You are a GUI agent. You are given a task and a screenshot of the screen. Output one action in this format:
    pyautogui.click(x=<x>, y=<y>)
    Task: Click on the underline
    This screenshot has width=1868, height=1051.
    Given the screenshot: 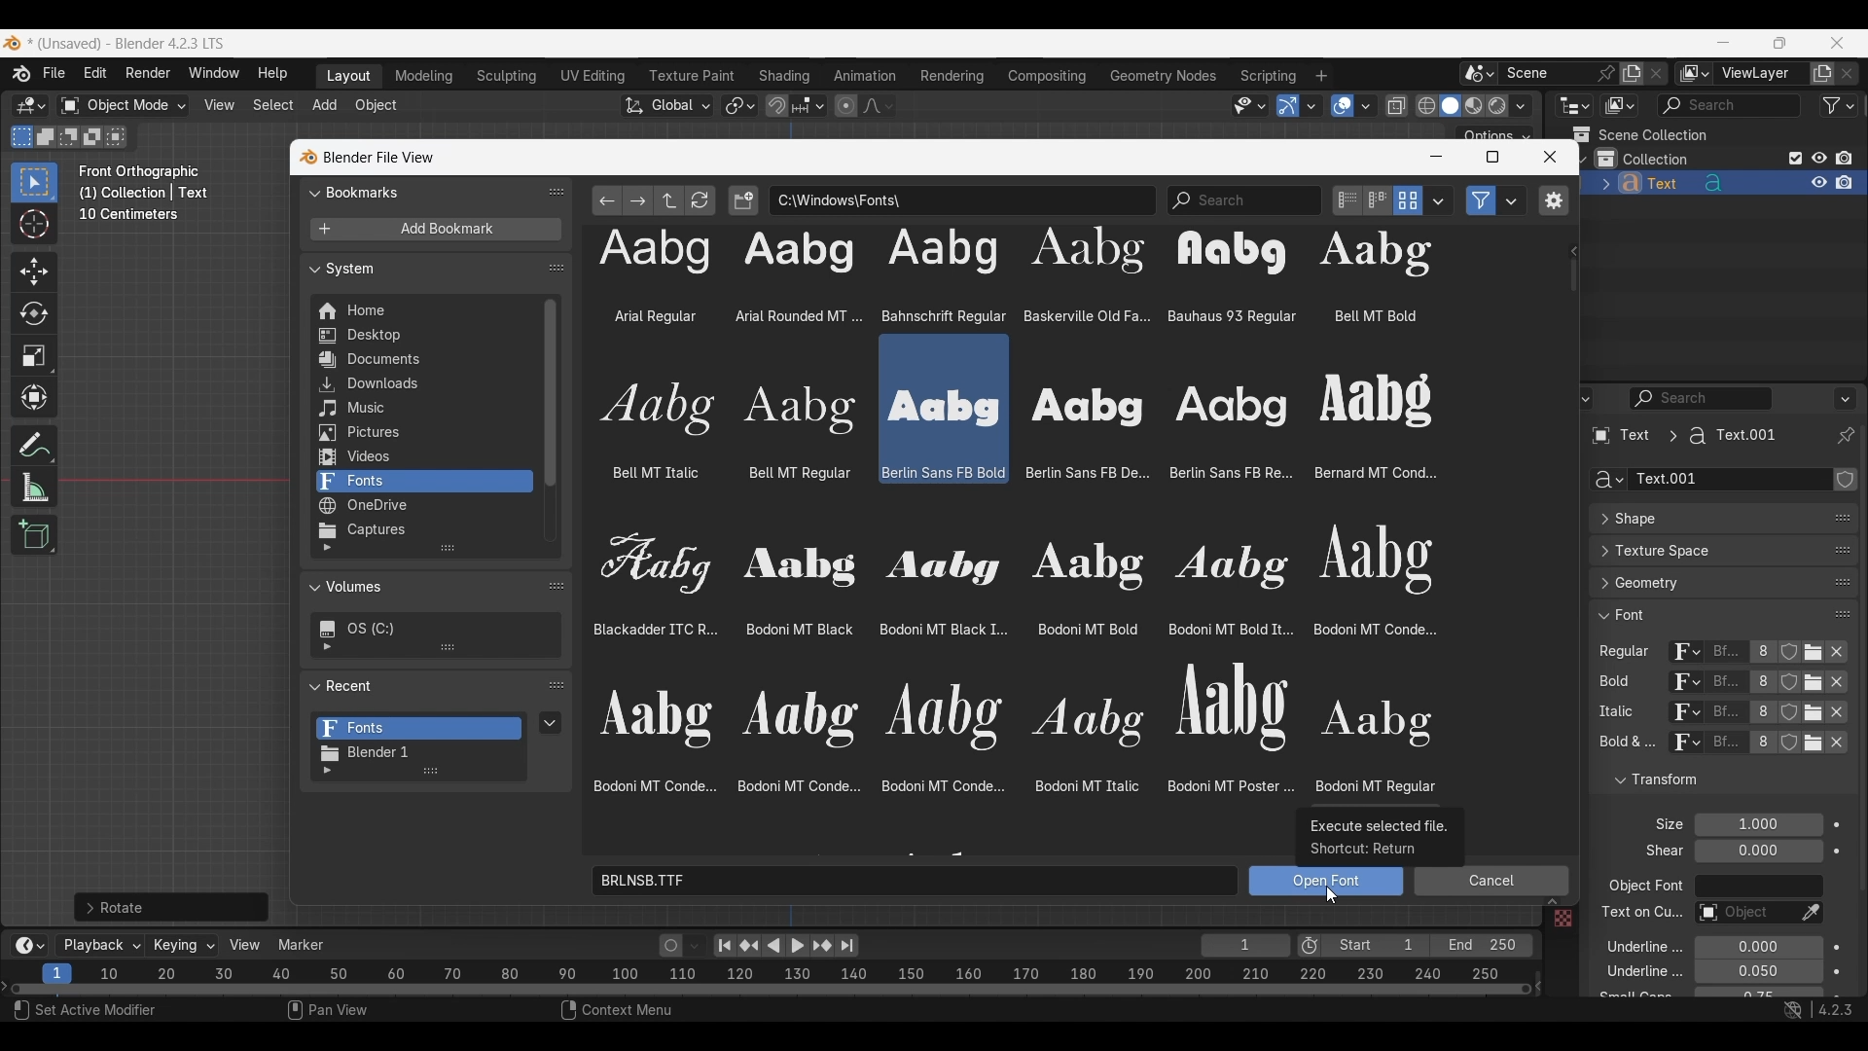 What is the action you would take?
    pyautogui.click(x=1629, y=974)
    